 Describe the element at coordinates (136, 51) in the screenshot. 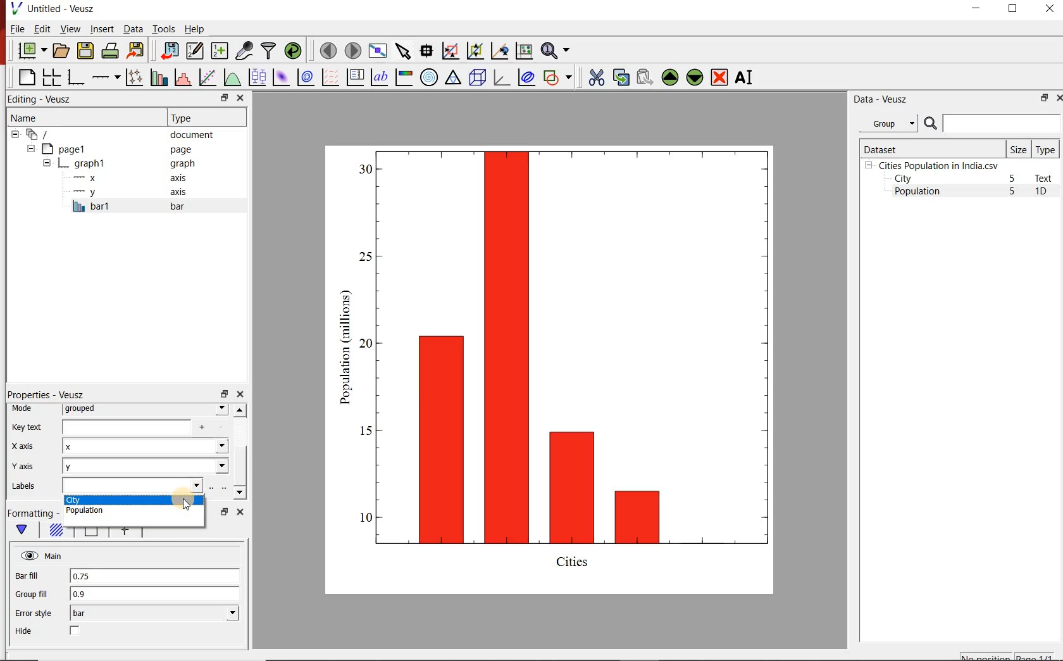

I see `export to graphics format` at that location.